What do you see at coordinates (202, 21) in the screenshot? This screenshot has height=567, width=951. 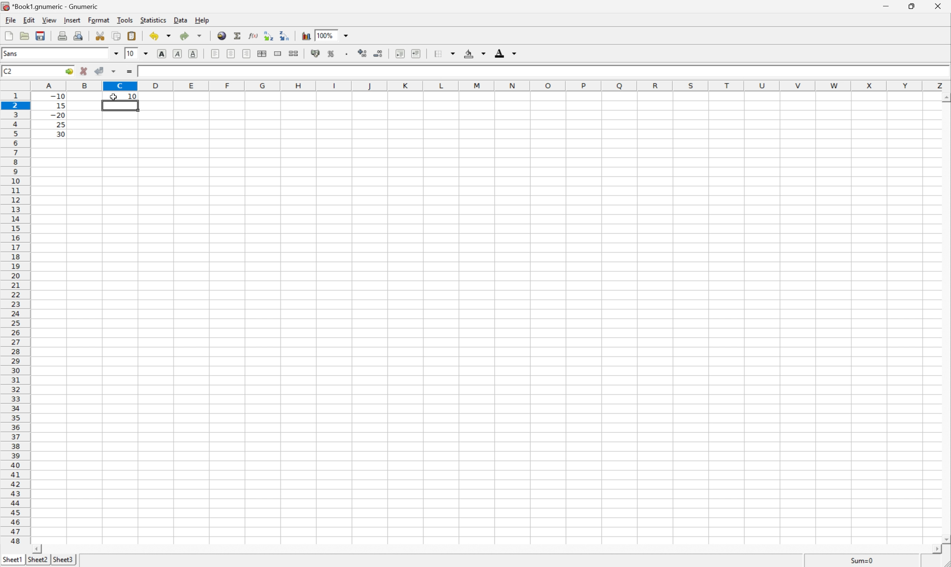 I see `Help` at bounding box center [202, 21].